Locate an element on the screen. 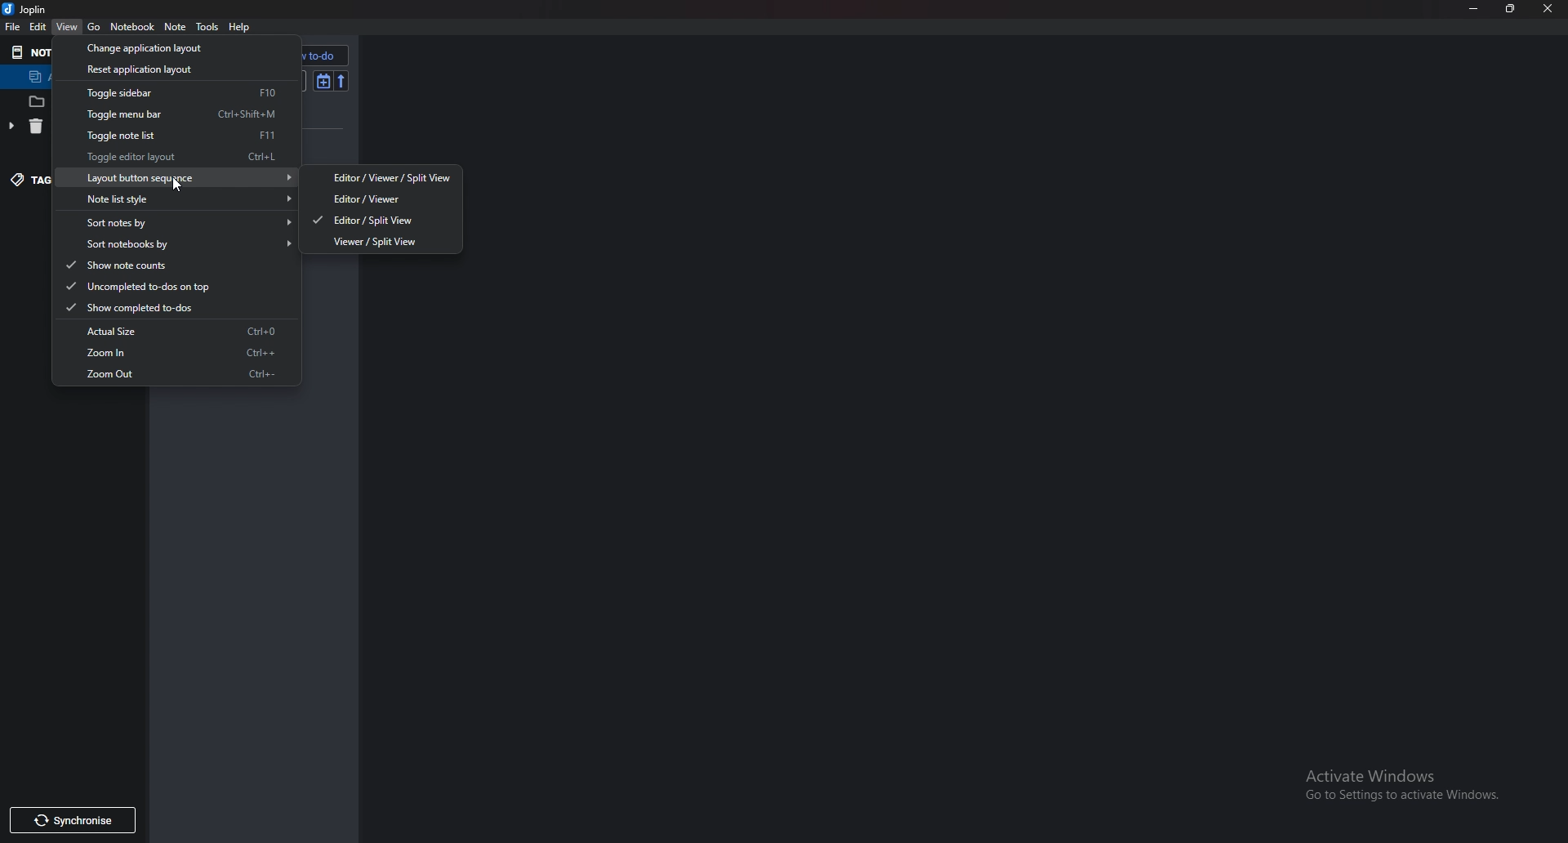 The width and height of the screenshot is (1568, 843). go is located at coordinates (94, 26).